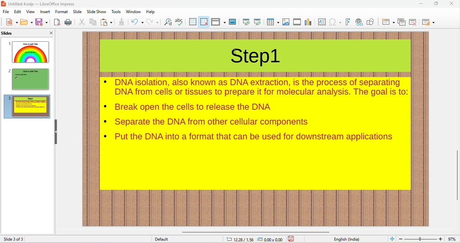 This screenshot has width=460, height=243. Describe the element at coordinates (136, 22) in the screenshot. I see `undo` at that location.